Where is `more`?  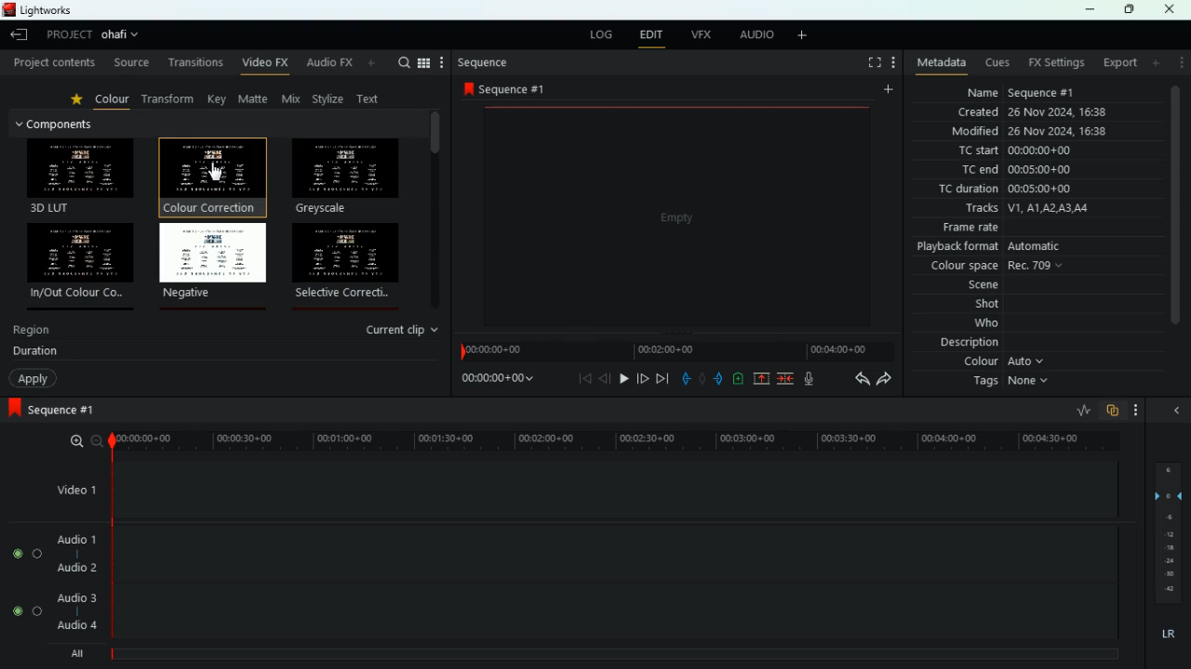
more is located at coordinates (1156, 63).